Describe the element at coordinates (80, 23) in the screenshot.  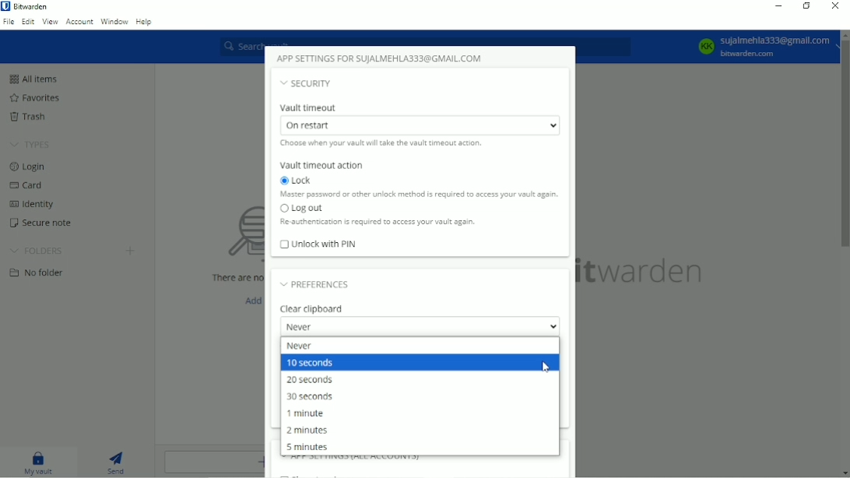
I see `Account` at that location.